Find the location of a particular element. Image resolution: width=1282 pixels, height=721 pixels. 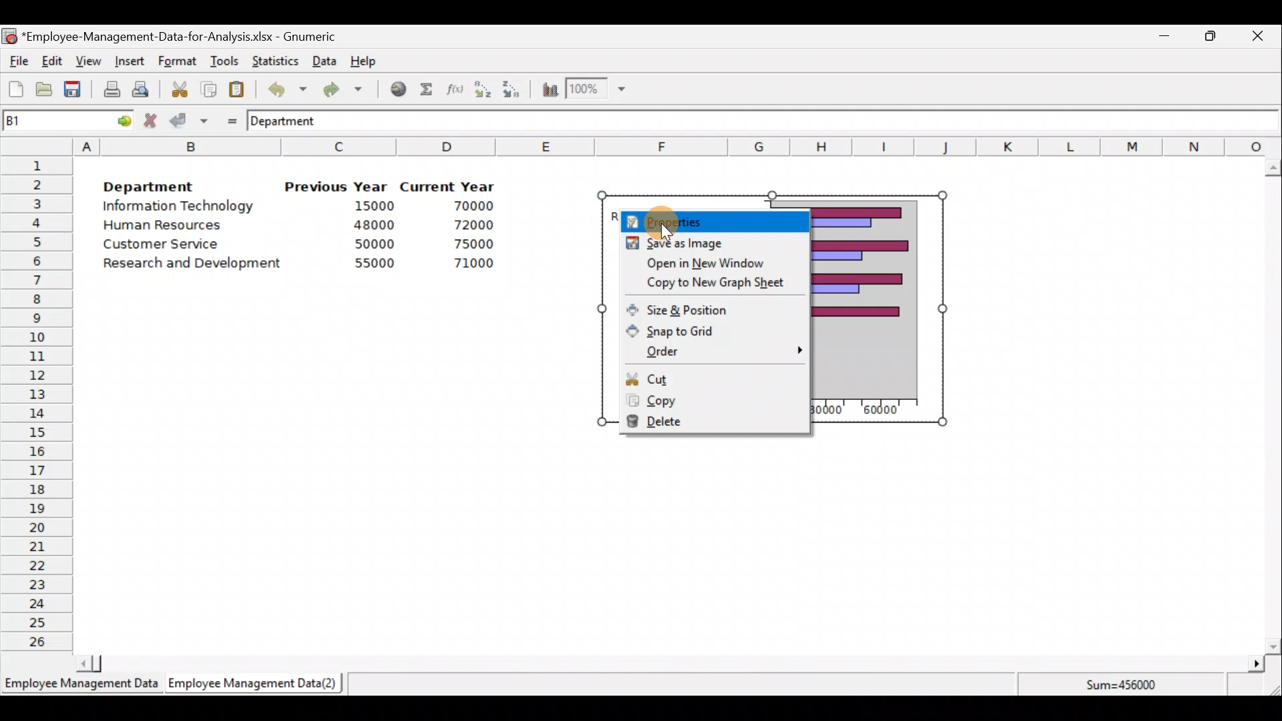

Sort in descending order is located at coordinates (512, 90).